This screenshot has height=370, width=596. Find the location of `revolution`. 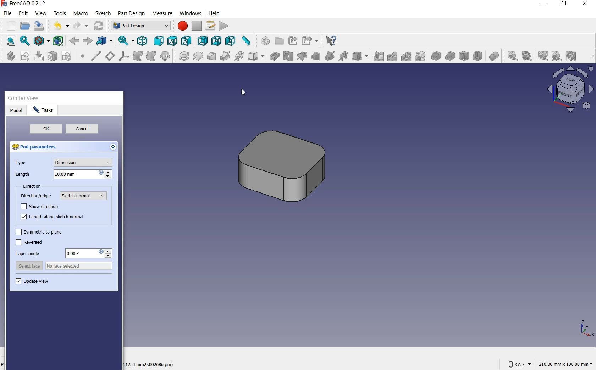

revolution is located at coordinates (198, 56).